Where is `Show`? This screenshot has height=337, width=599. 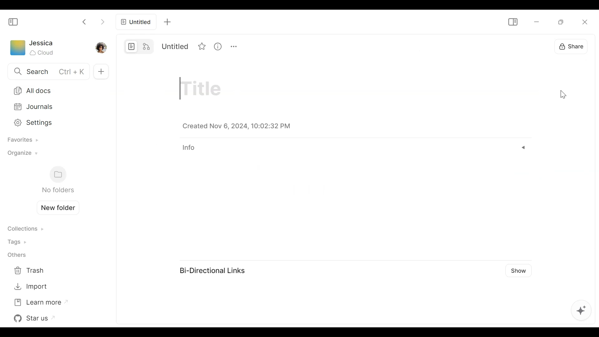 Show is located at coordinates (518, 270).